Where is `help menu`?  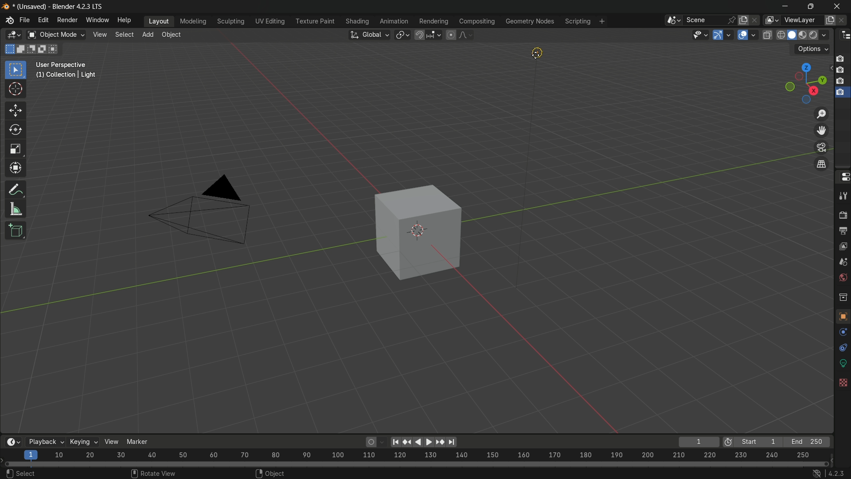 help menu is located at coordinates (124, 20).